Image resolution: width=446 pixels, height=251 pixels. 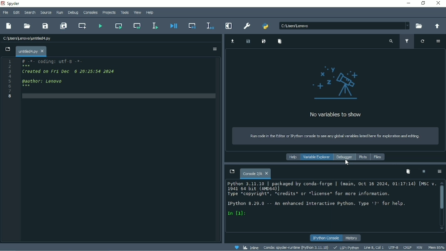 I want to click on Spyder, so click(x=13, y=3).